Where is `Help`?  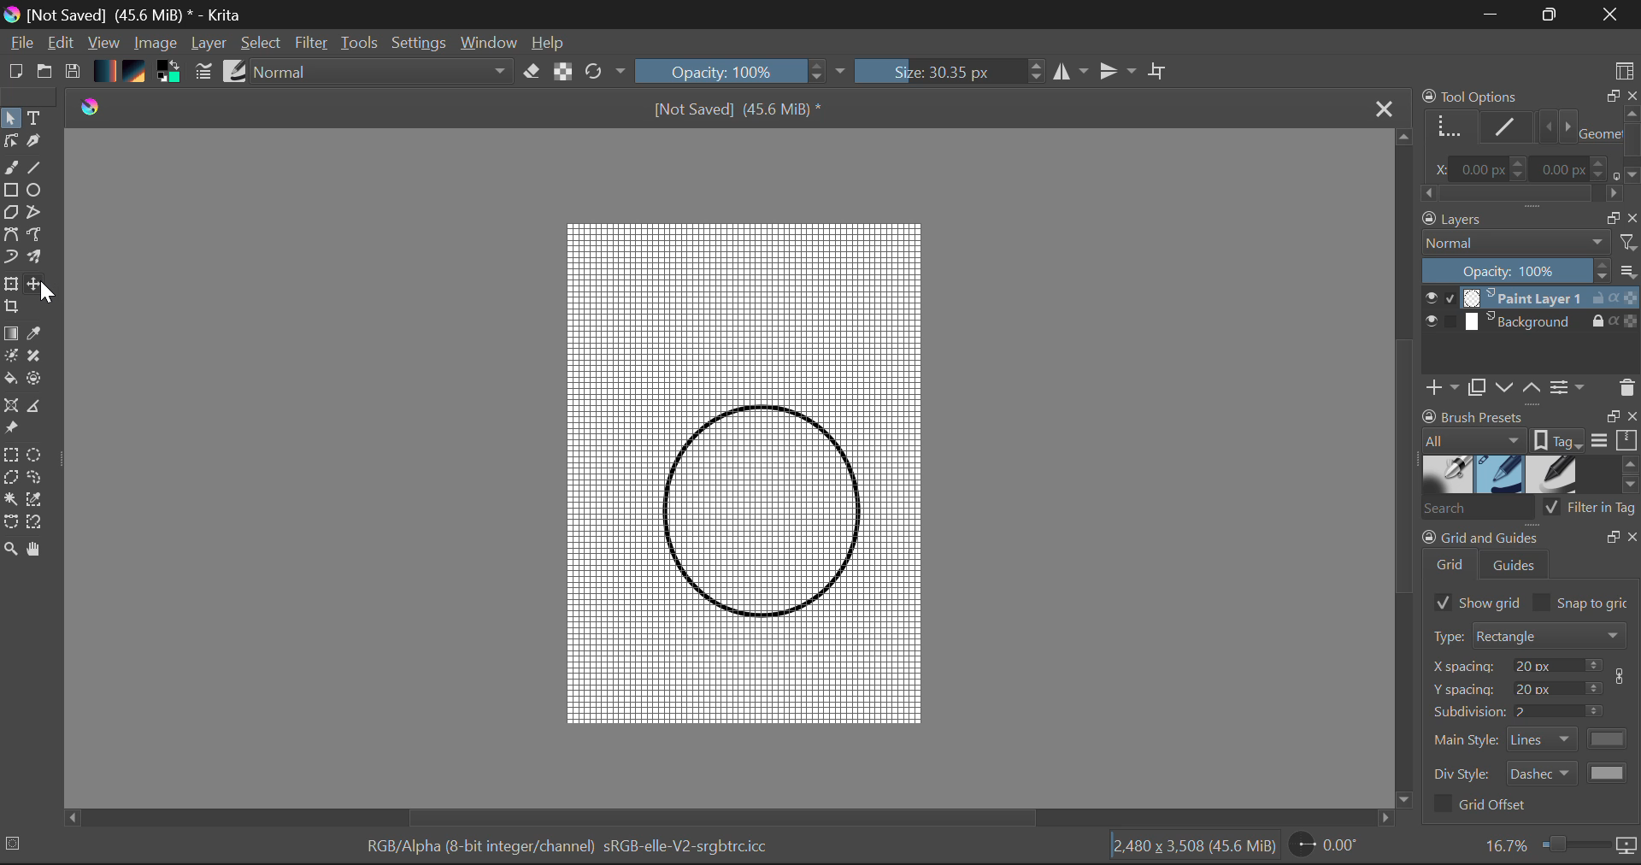 Help is located at coordinates (552, 43).